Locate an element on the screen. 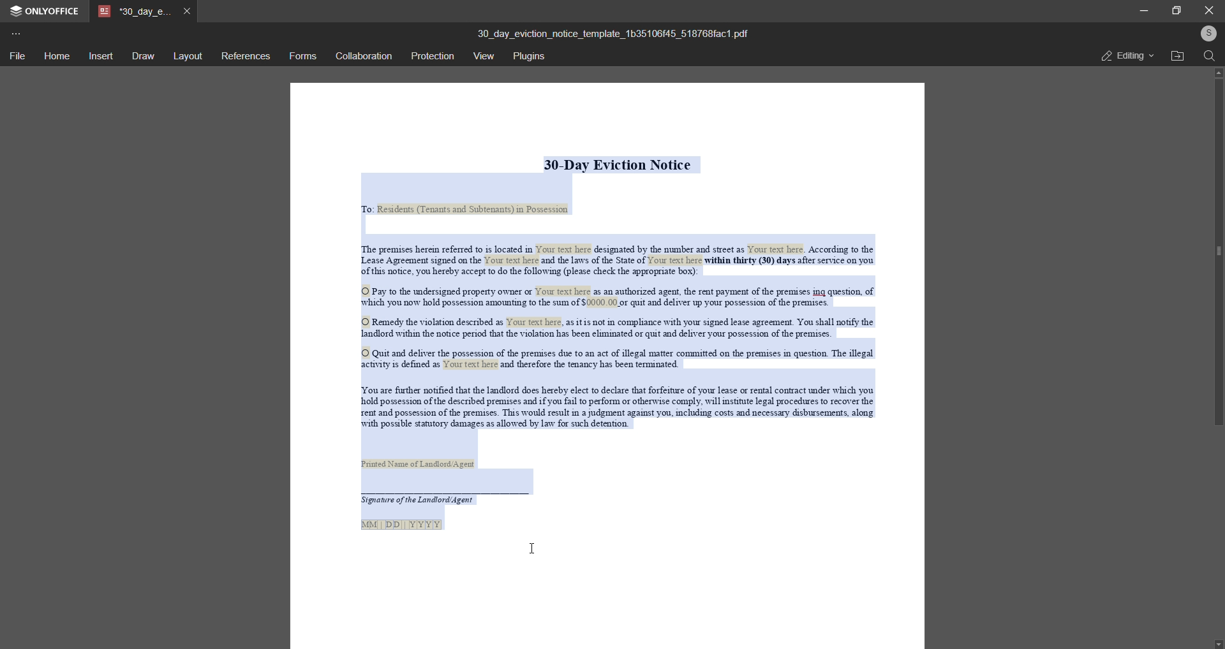  (title)30_day_eviction_notice_template_1b35106f45_518768fac1.pdf is located at coordinates (612, 33).